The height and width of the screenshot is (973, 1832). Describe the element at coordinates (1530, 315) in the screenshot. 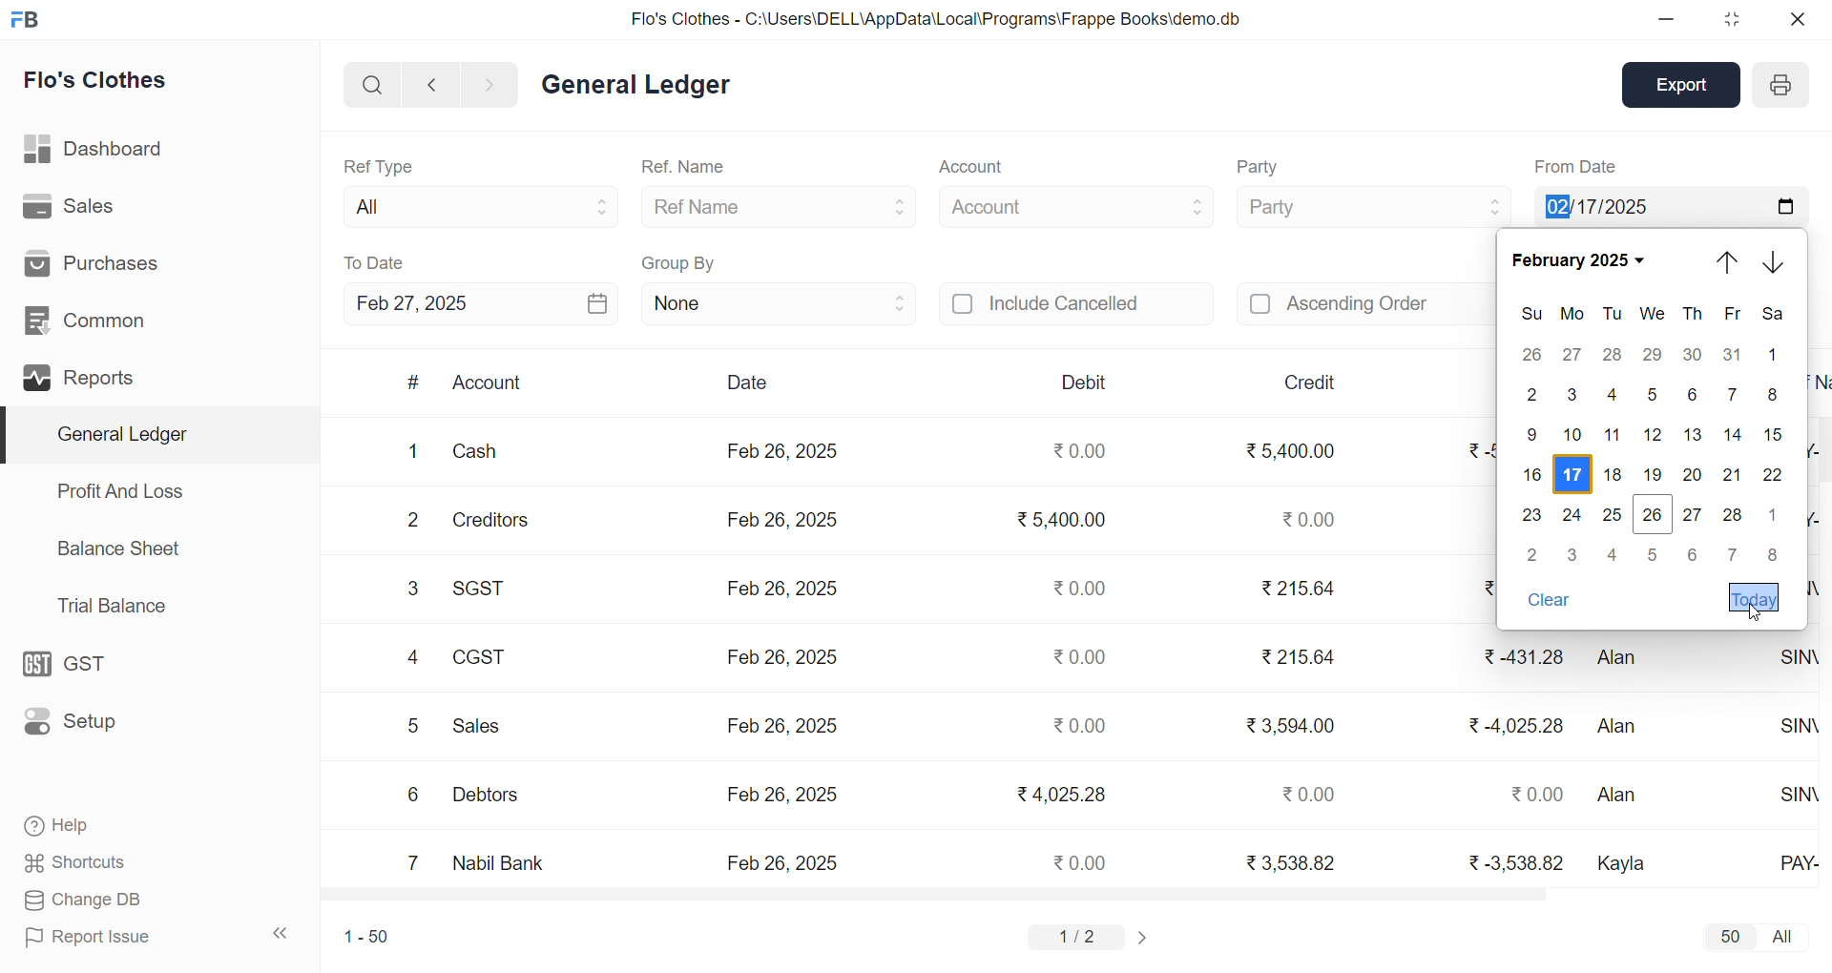

I see `Su` at that location.